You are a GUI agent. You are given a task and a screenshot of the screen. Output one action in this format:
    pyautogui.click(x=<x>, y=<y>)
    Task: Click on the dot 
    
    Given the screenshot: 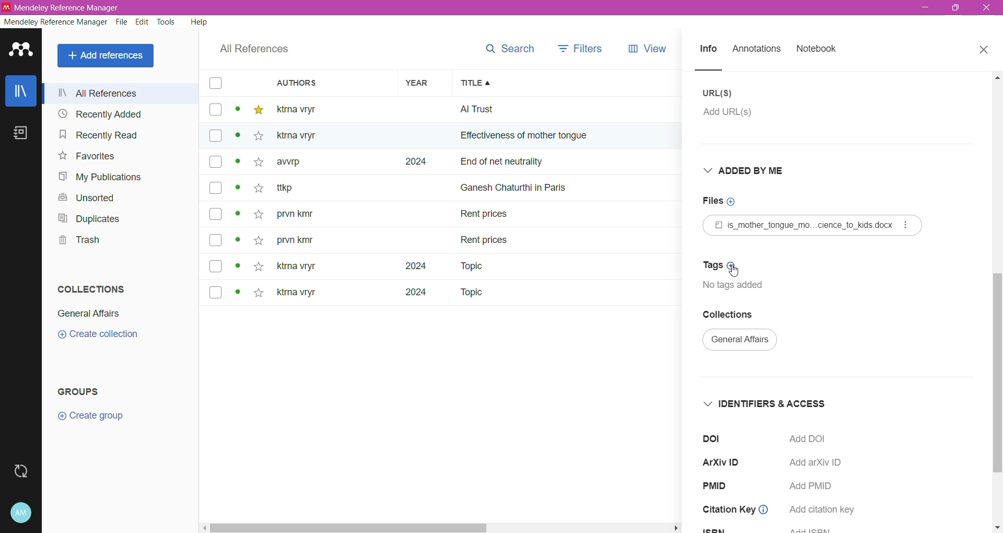 What is the action you would take?
    pyautogui.click(x=237, y=111)
    